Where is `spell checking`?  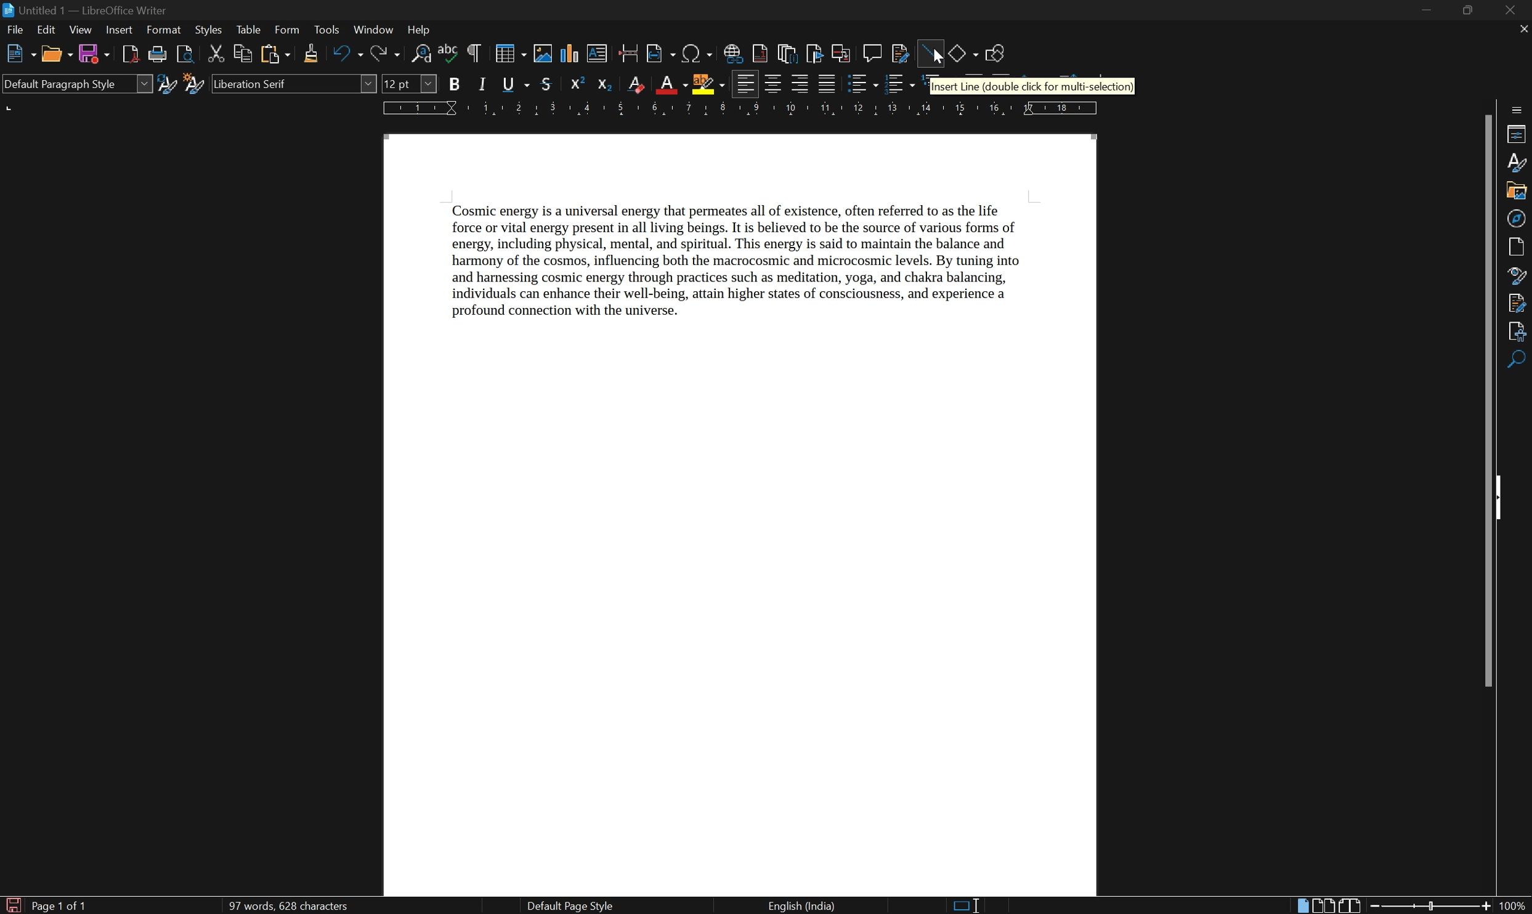 spell checking is located at coordinates (448, 54).